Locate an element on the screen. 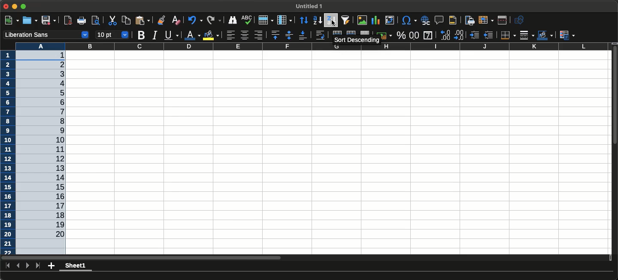 The height and width of the screenshot is (280, 618). Delete decimal place is located at coordinates (445, 35).